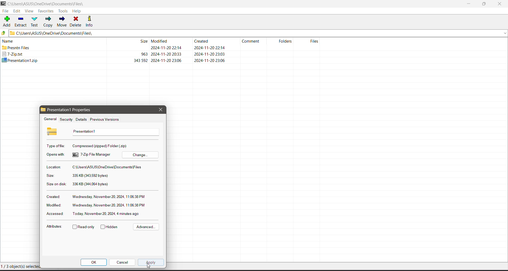 The width and height of the screenshot is (508, 271). I want to click on Current Selection, so click(23, 267).